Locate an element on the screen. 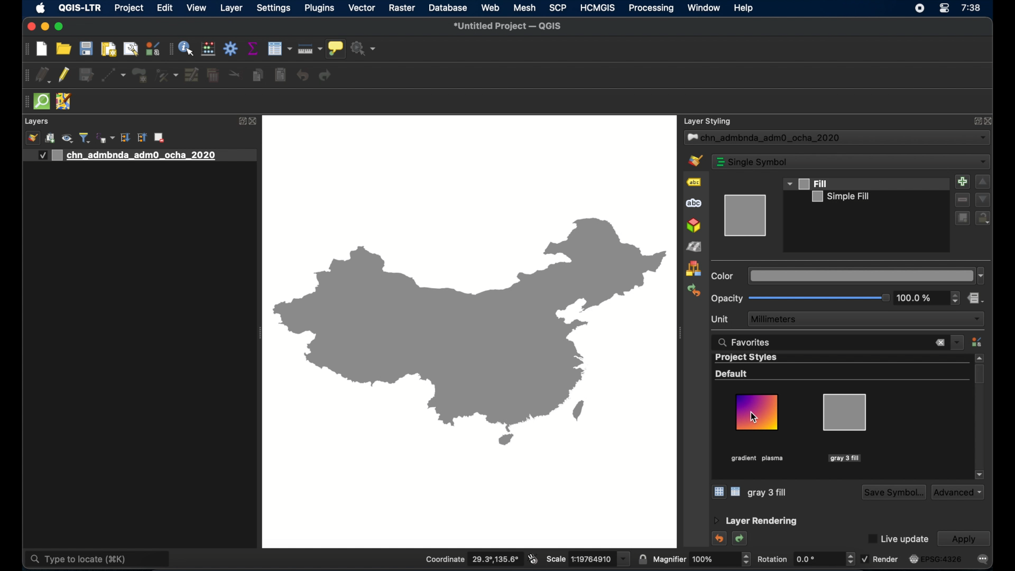 The image size is (1015, 571). no action selected is located at coordinates (364, 49).